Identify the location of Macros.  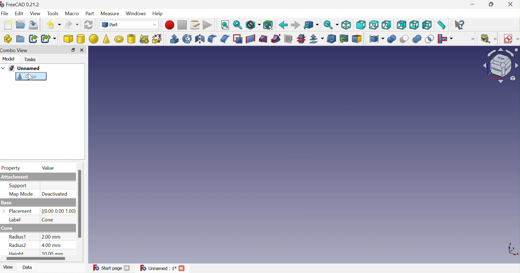
(195, 25).